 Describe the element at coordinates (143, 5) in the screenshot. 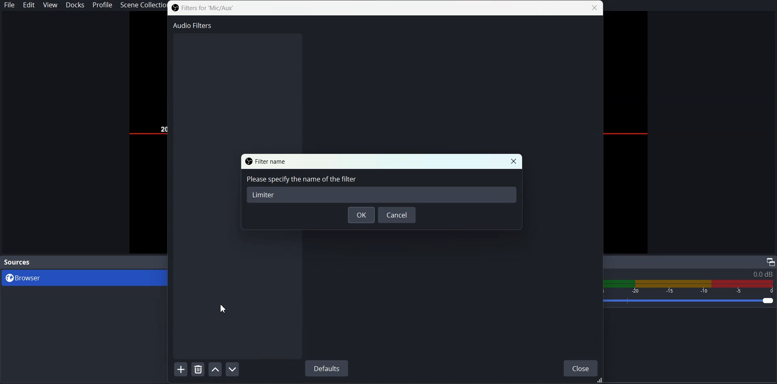

I see `Scene Collection` at that location.